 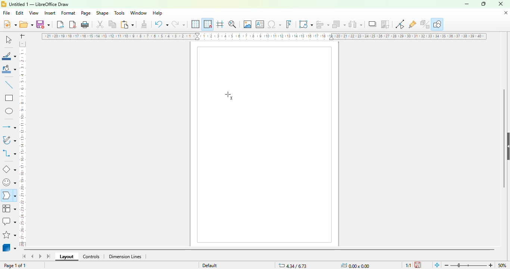 I want to click on calllout shapes, so click(x=9, y=221).